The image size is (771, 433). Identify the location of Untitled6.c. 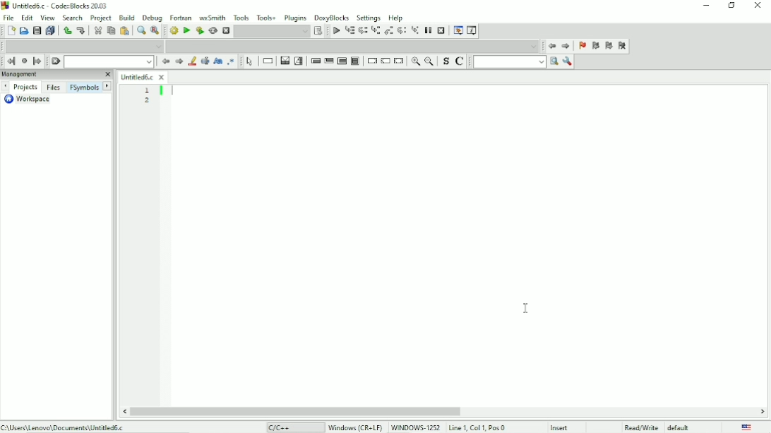
(143, 78).